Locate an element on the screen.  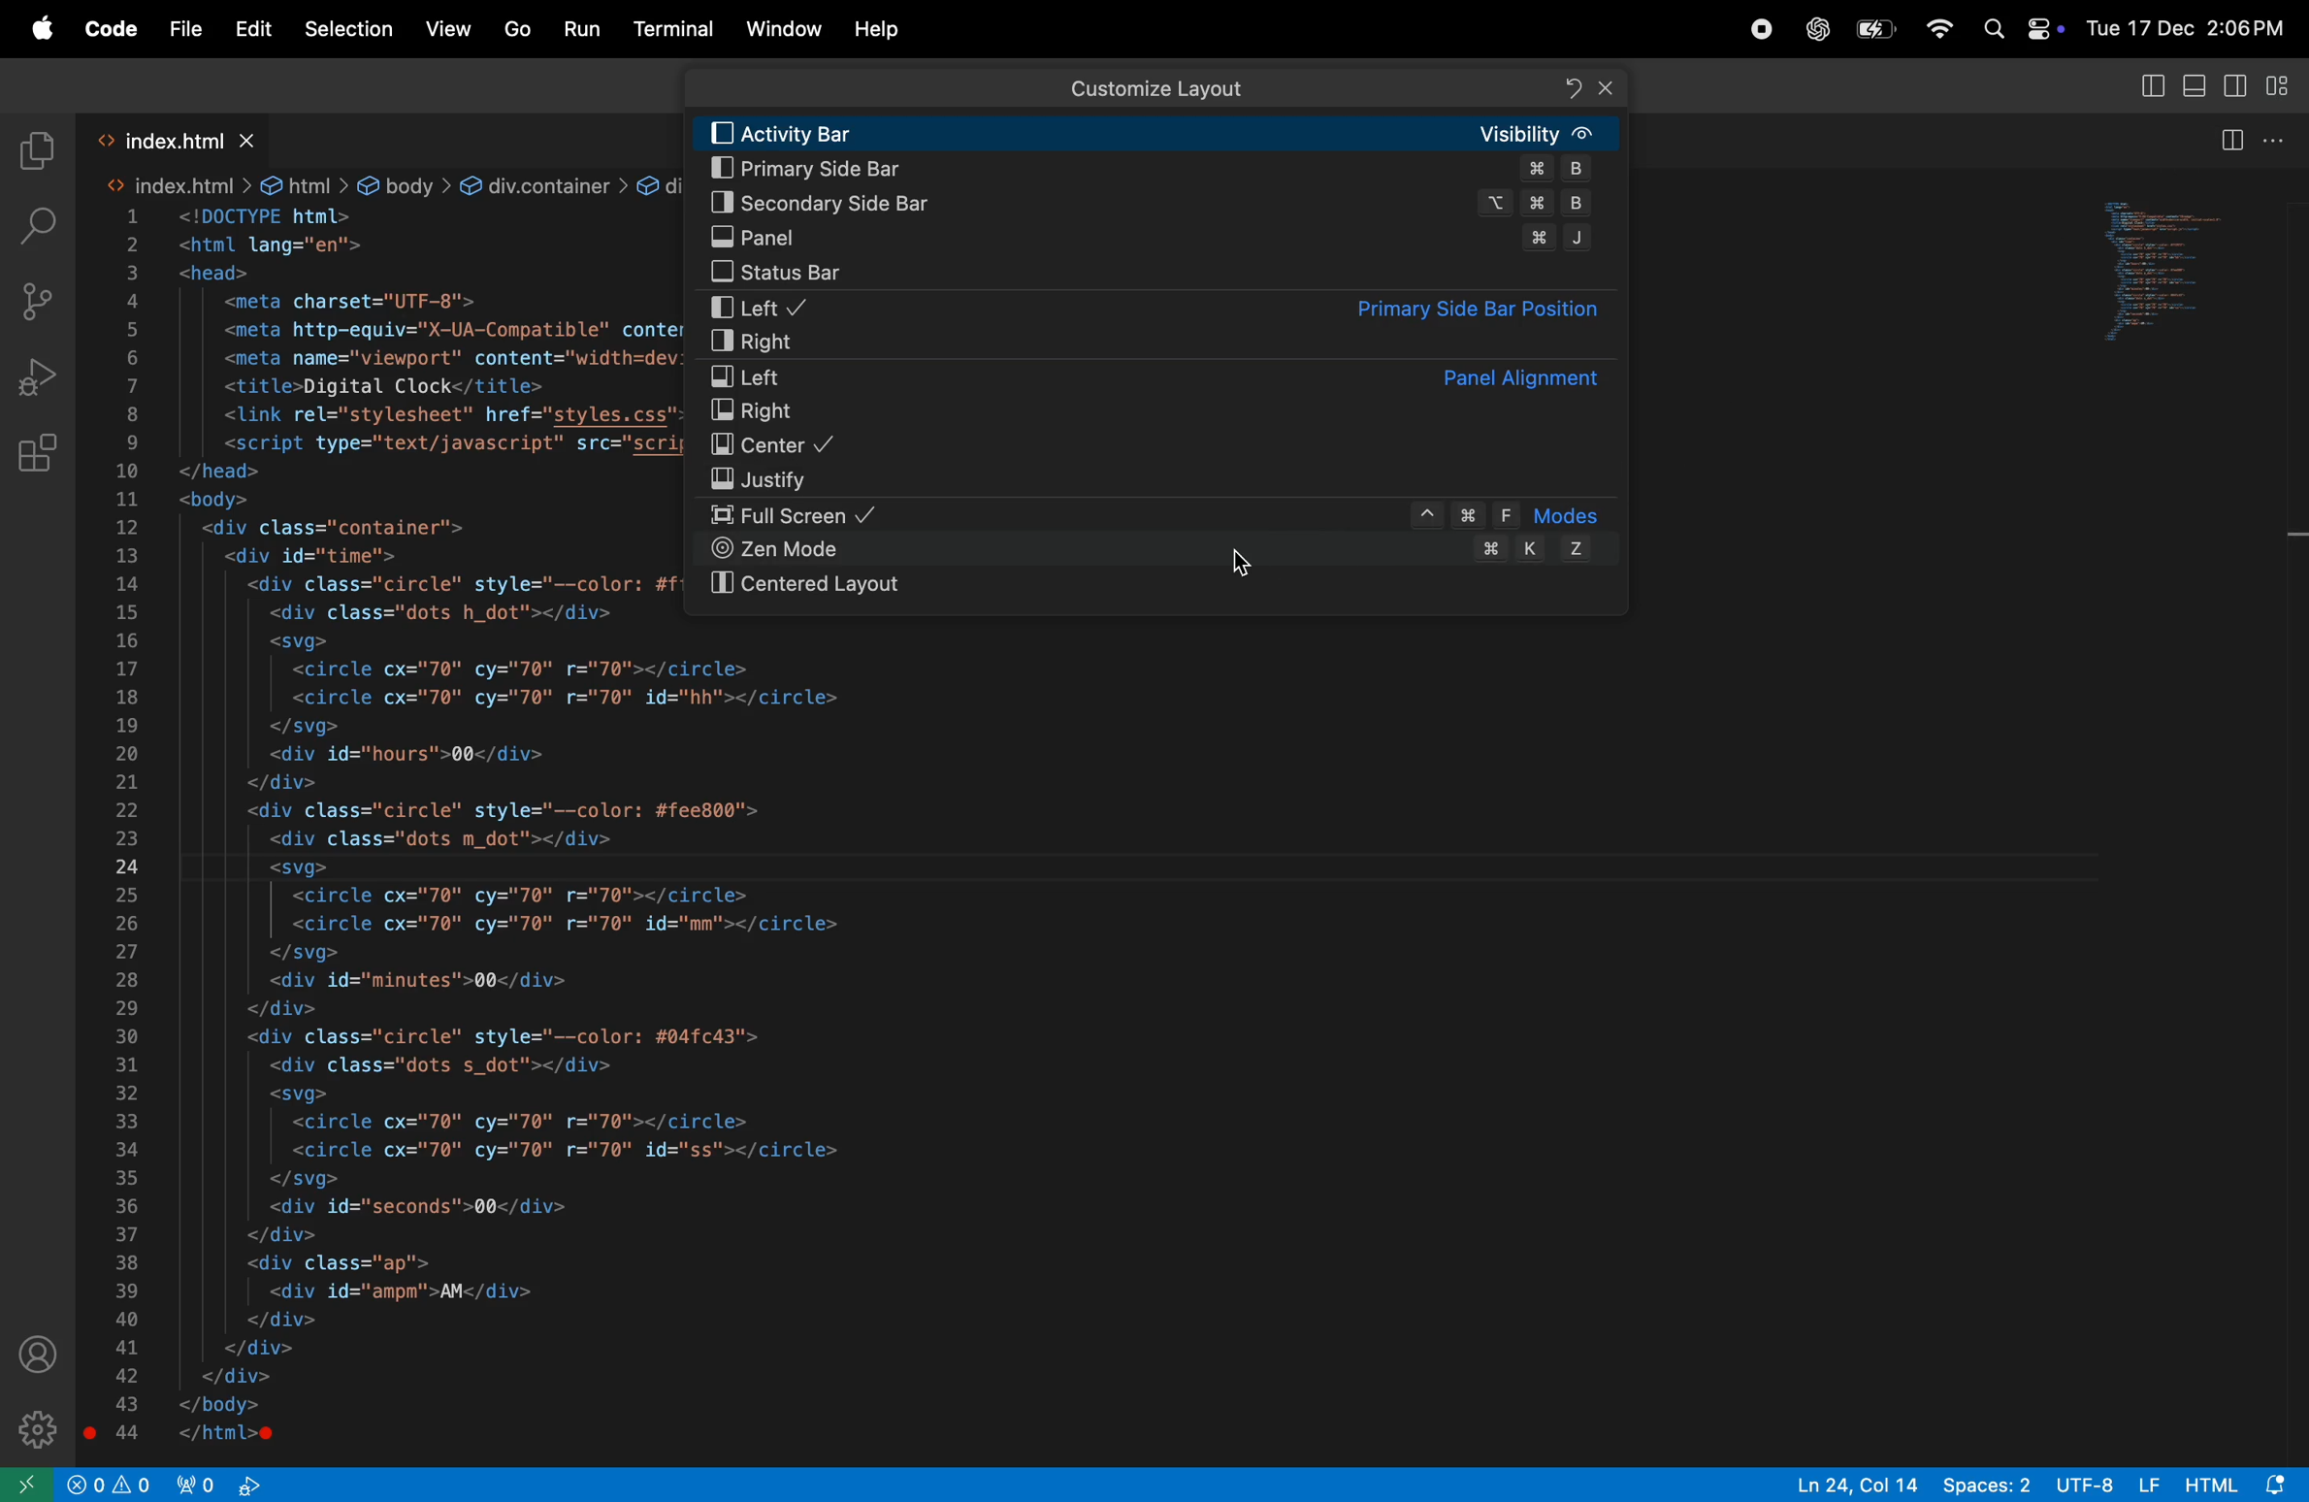
status bar is located at coordinates (1162, 277).